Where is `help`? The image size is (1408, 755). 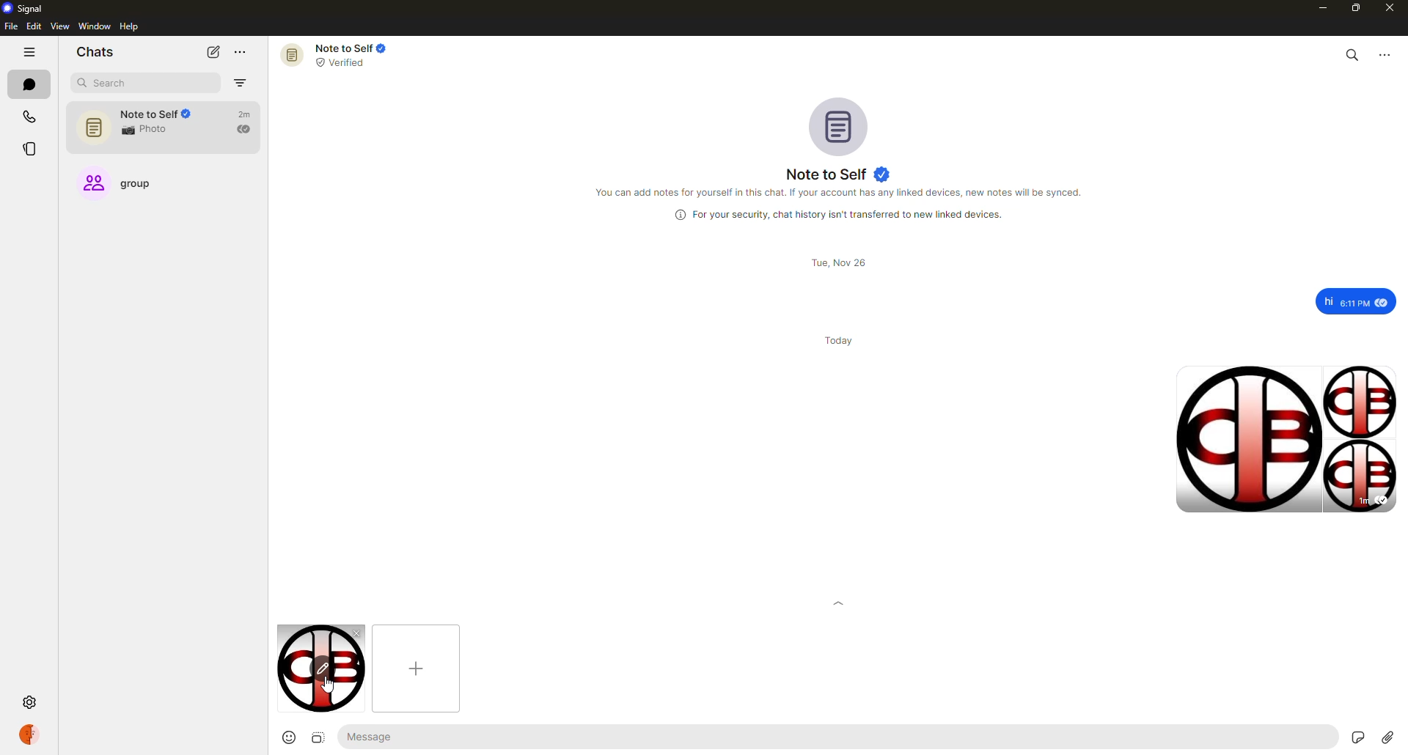 help is located at coordinates (130, 26).